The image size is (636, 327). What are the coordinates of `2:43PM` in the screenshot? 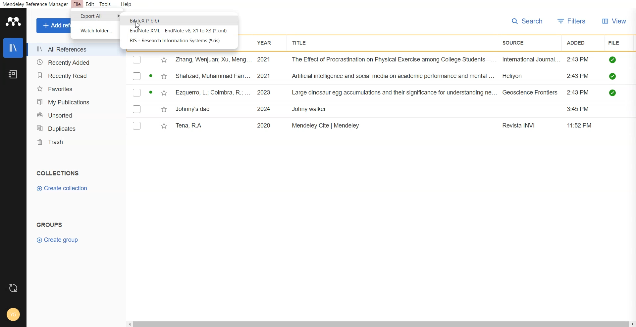 It's located at (579, 92).